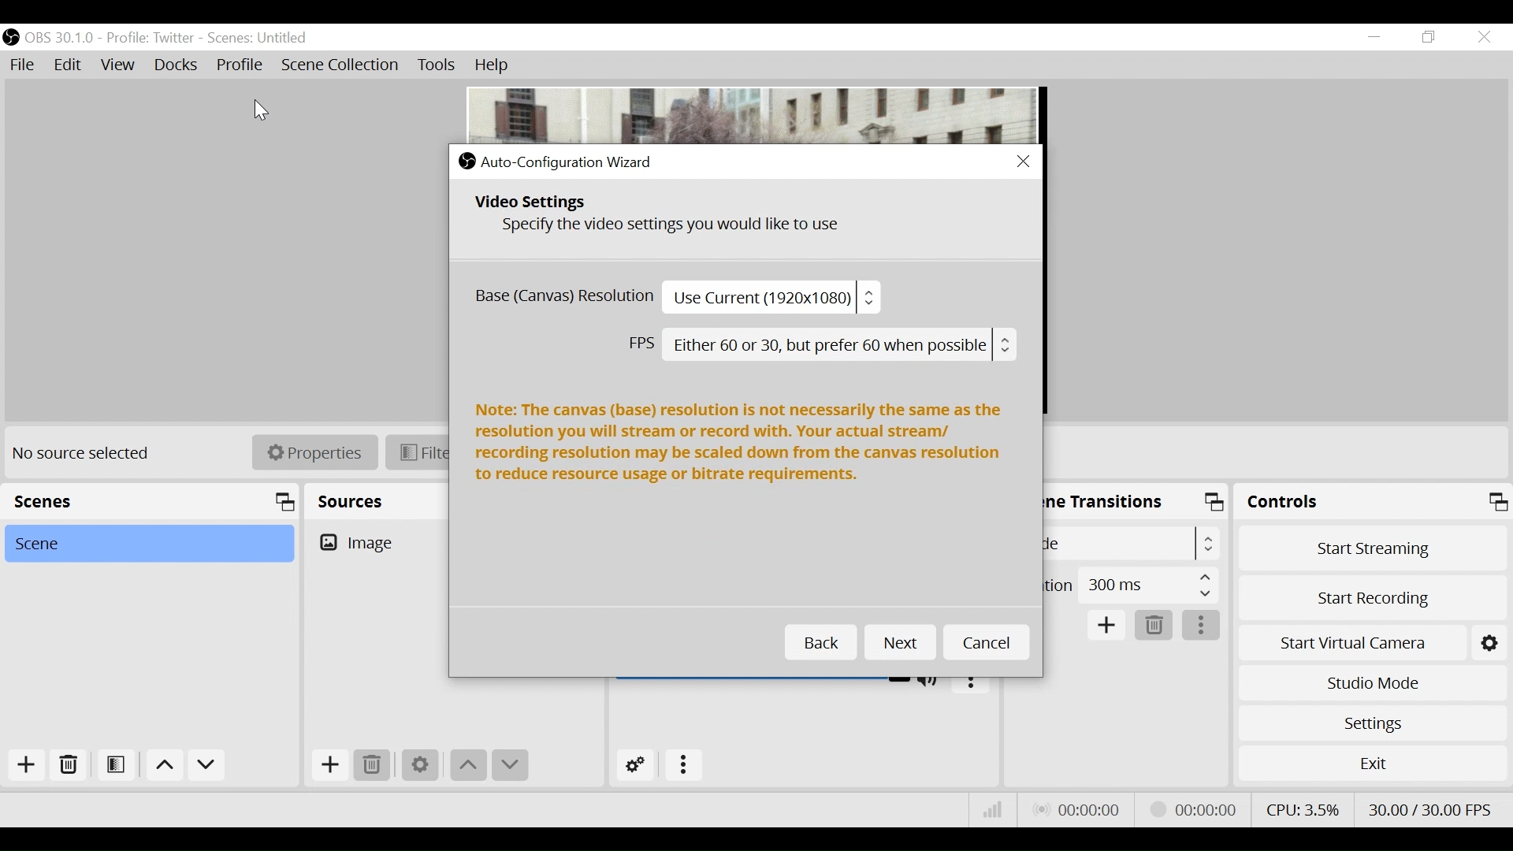  I want to click on Stream Status, so click(1195, 808).